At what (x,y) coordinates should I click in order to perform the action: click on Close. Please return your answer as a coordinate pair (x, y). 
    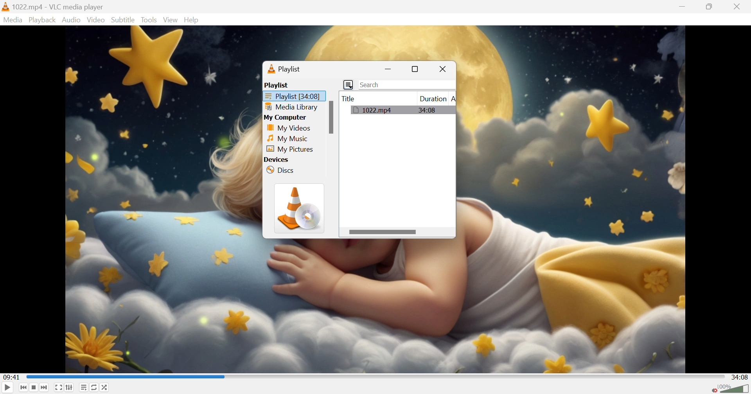
    Looking at the image, I should click on (740, 6).